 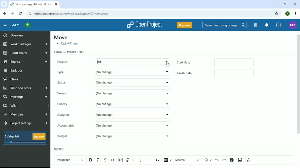 I want to click on Project settings, so click(x=25, y=123).